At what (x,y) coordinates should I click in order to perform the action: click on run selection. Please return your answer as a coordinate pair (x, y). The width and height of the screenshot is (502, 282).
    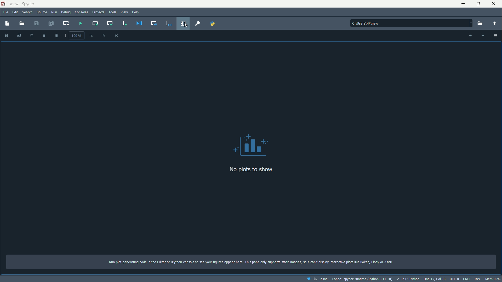
    Looking at the image, I should click on (124, 23).